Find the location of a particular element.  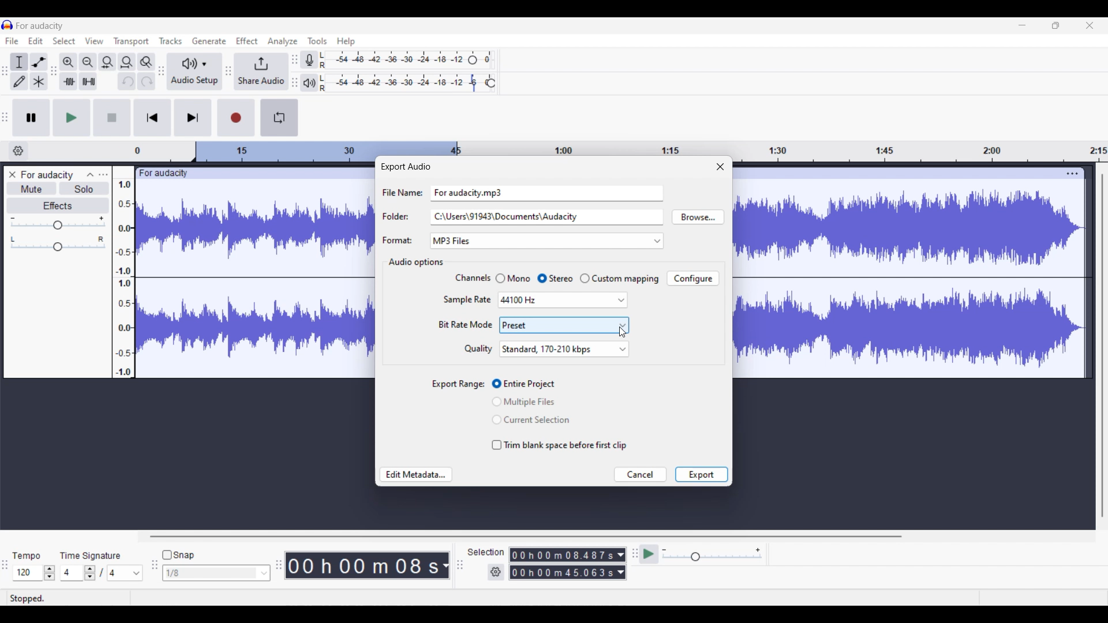

Tracks menu is located at coordinates (170, 41).